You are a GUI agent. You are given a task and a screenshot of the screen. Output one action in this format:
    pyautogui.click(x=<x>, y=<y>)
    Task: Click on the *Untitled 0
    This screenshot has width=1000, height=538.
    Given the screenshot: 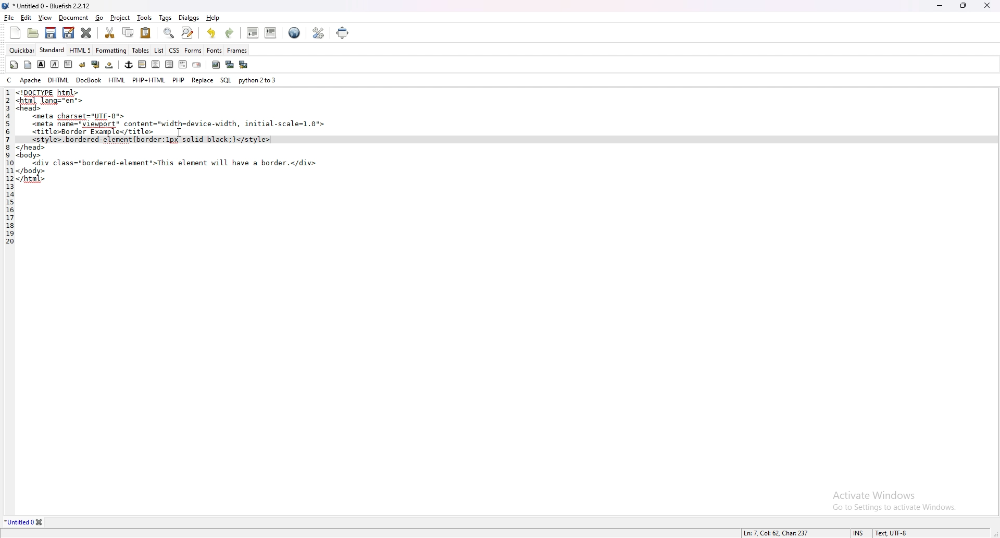 What is the action you would take?
    pyautogui.click(x=25, y=522)
    